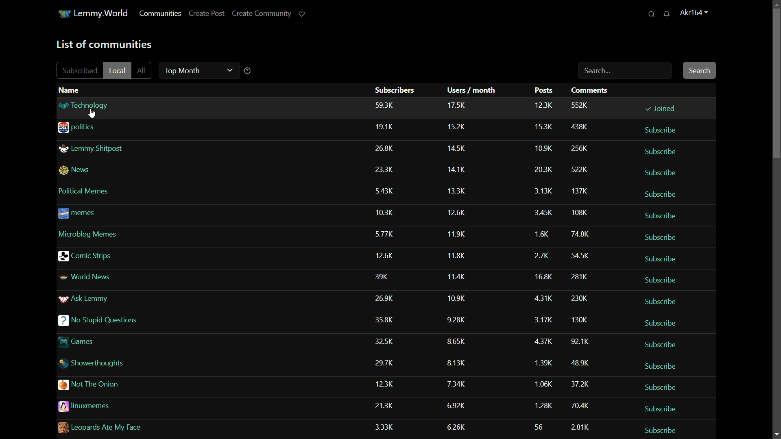  Describe the element at coordinates (92, 341) in the screenshot. I see `communities name` at that location.